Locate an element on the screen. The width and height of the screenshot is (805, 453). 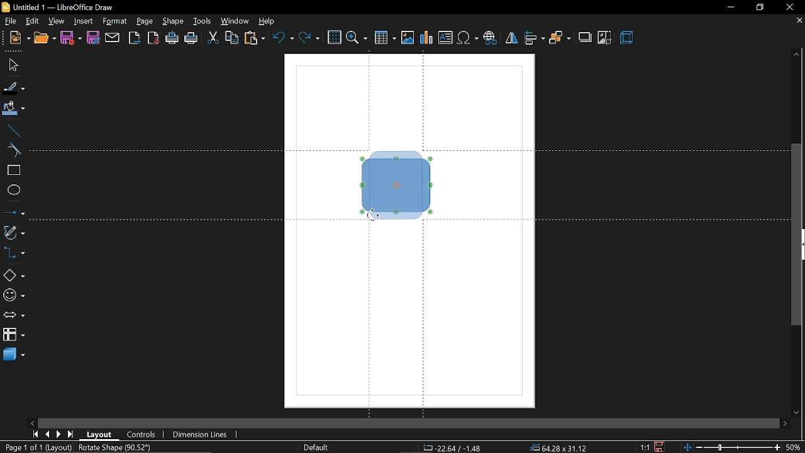
go to last page is located at coordinates (72, 435).